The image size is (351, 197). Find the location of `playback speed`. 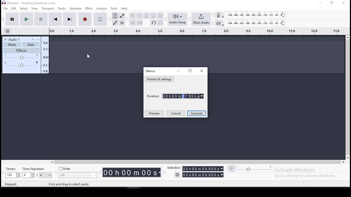

playback speed is located at coordinates (254, 169).